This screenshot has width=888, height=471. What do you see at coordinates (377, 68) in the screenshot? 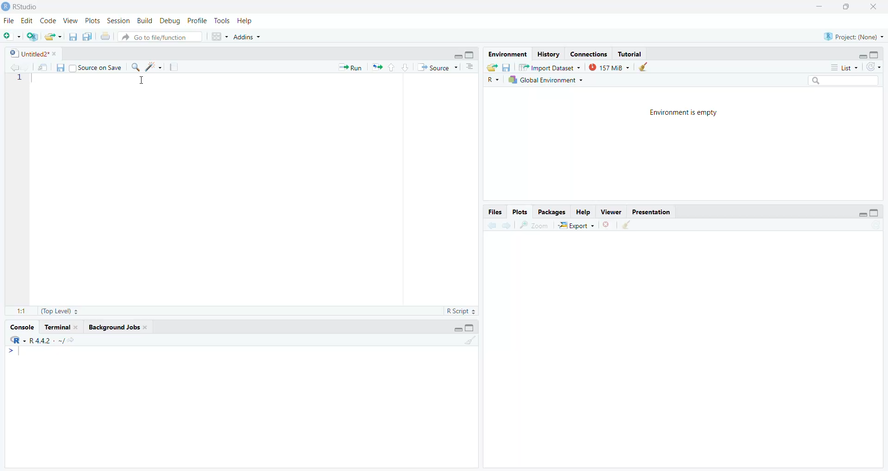
I see `Re-run the previous code again` at bounding box center [377, 68].